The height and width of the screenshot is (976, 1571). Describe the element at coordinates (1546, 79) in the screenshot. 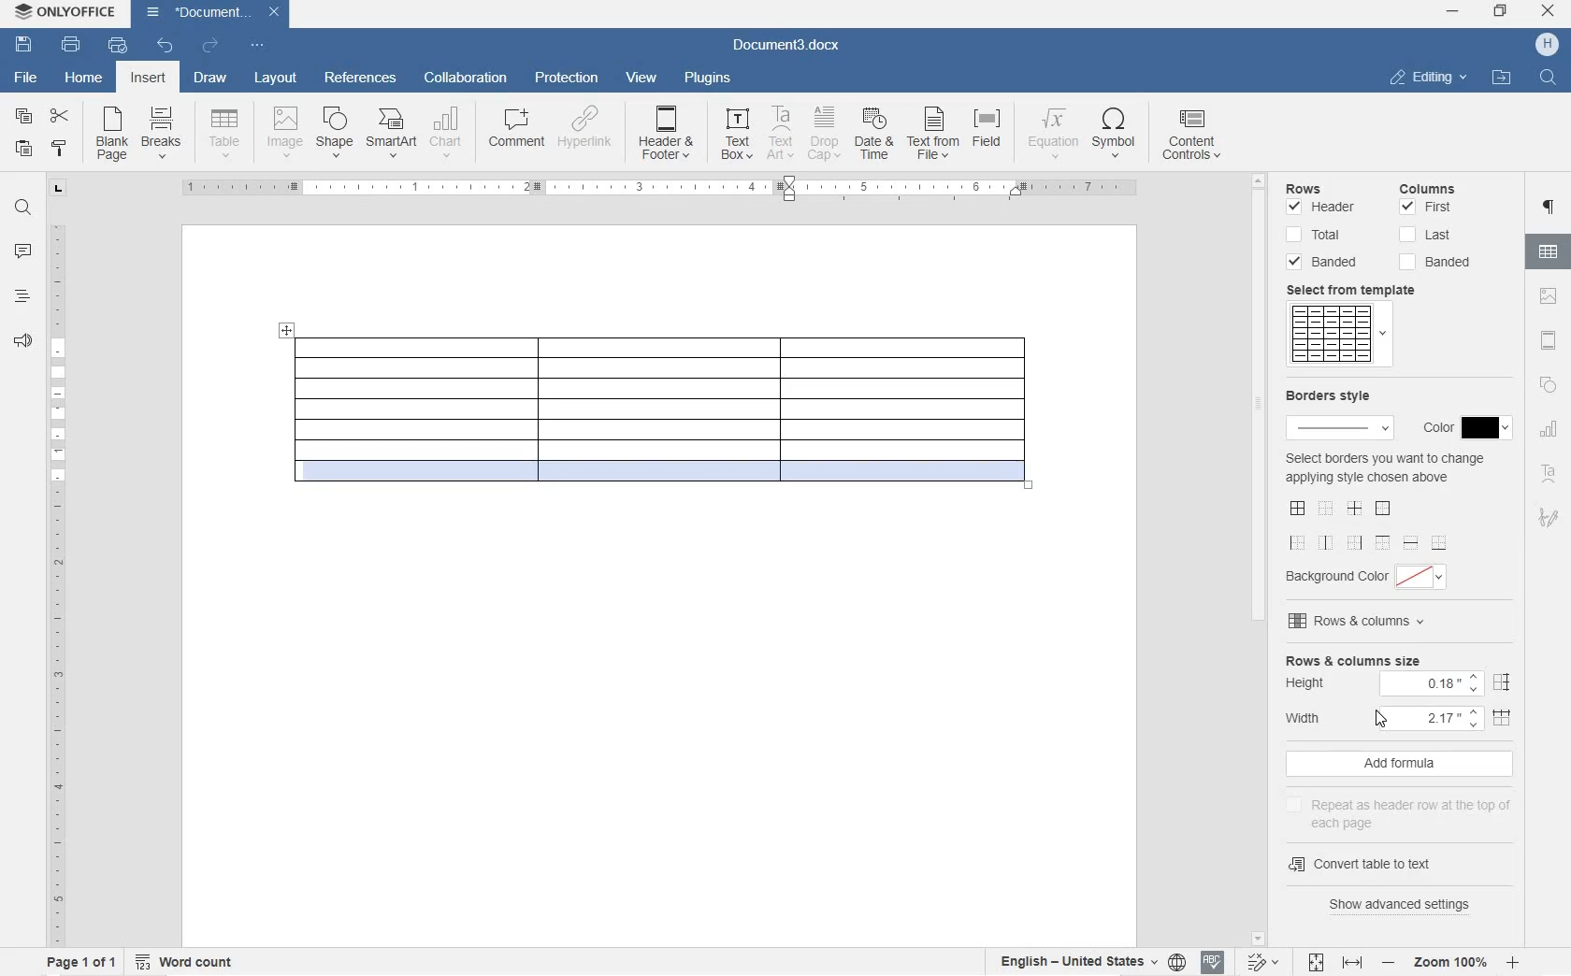

I see `FIND` at that location.